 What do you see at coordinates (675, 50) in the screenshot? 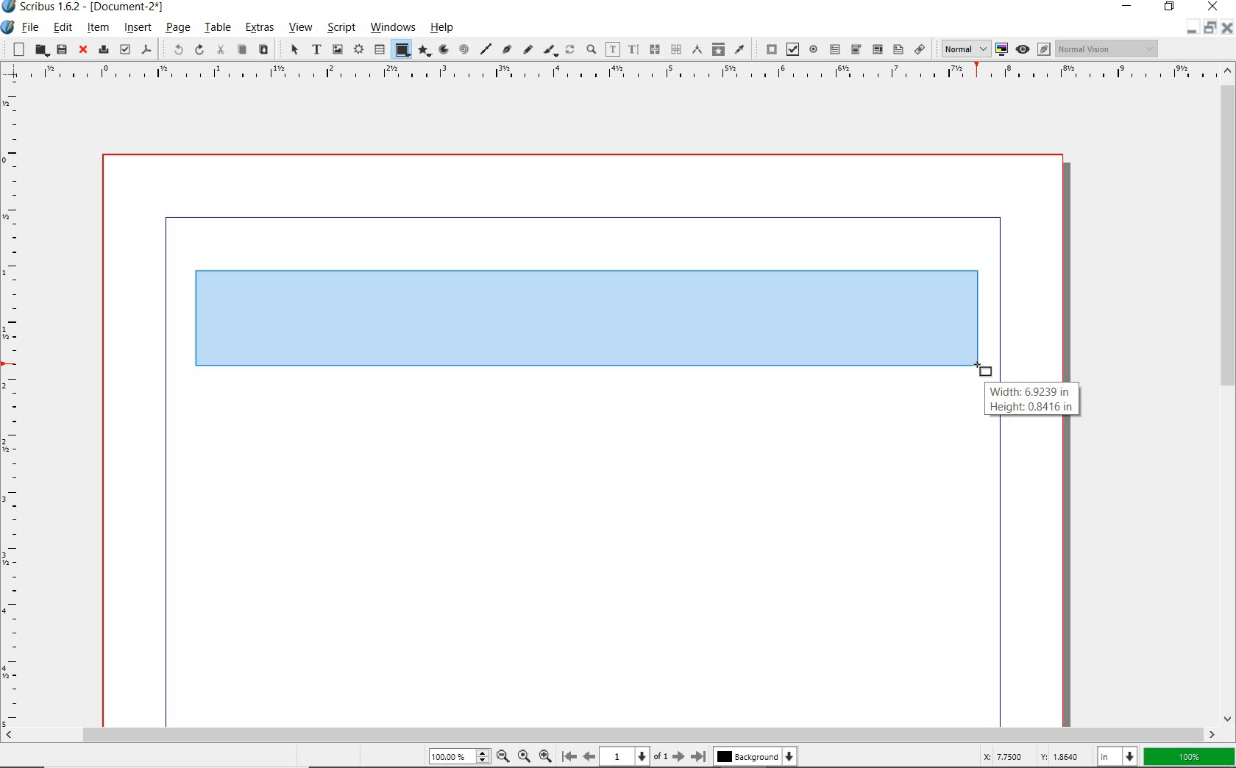
I see `measurements` at bounding box center [675, 50].